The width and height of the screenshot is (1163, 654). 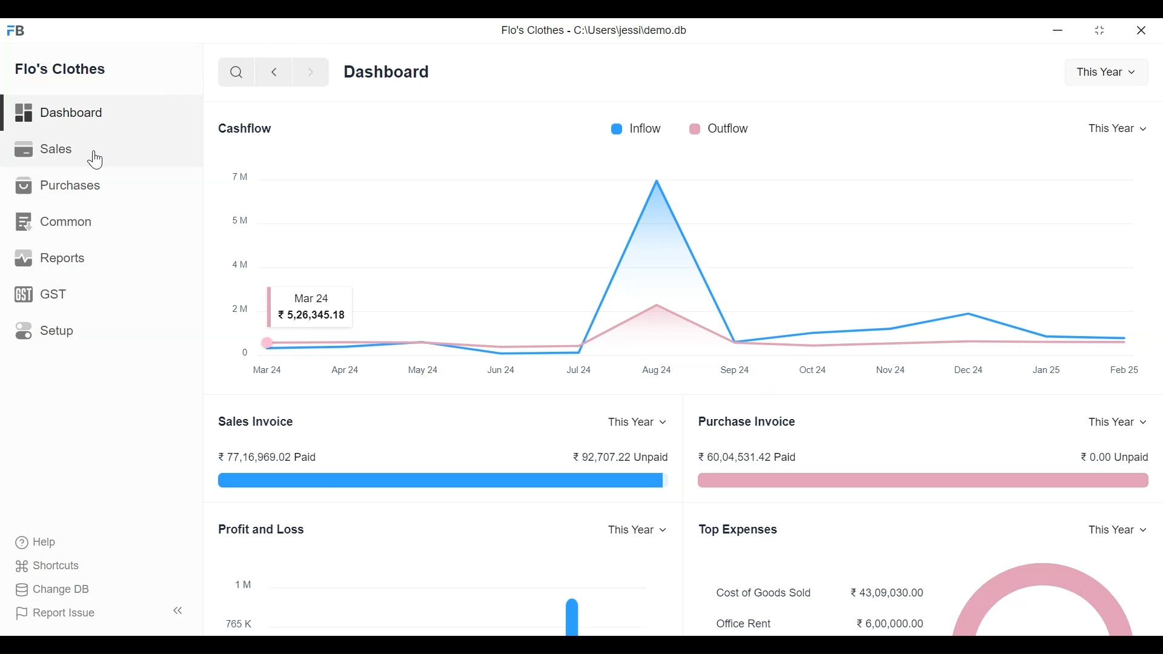 What do you see at coordinates (1119, 128) in the screenshot?
I see `This Year v` at bounding box center [1119, 128].